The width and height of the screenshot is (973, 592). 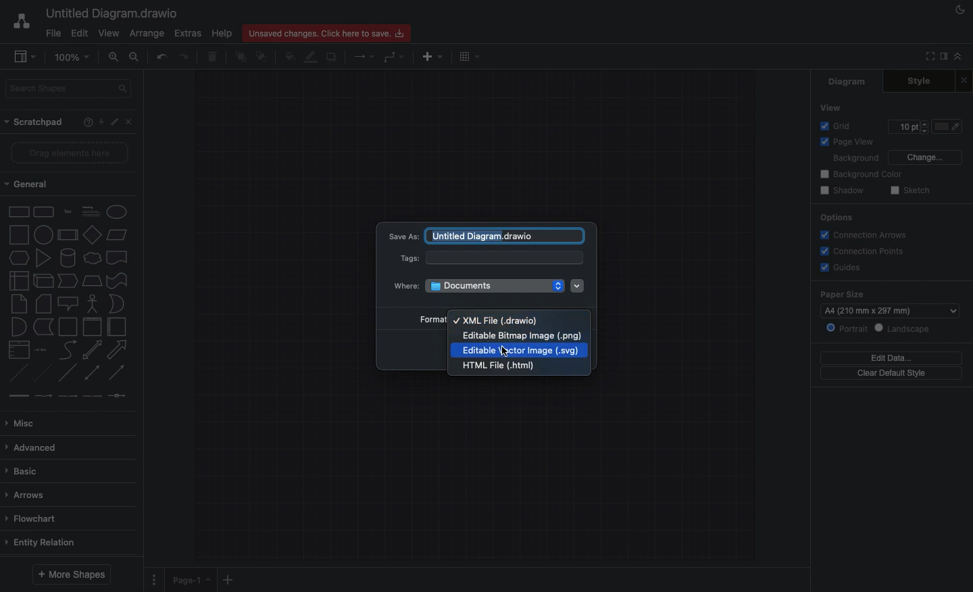 What do you see at coordinates (25, 495) in the screenshot?
I see `Arrows` at bounding box center [25, 495].